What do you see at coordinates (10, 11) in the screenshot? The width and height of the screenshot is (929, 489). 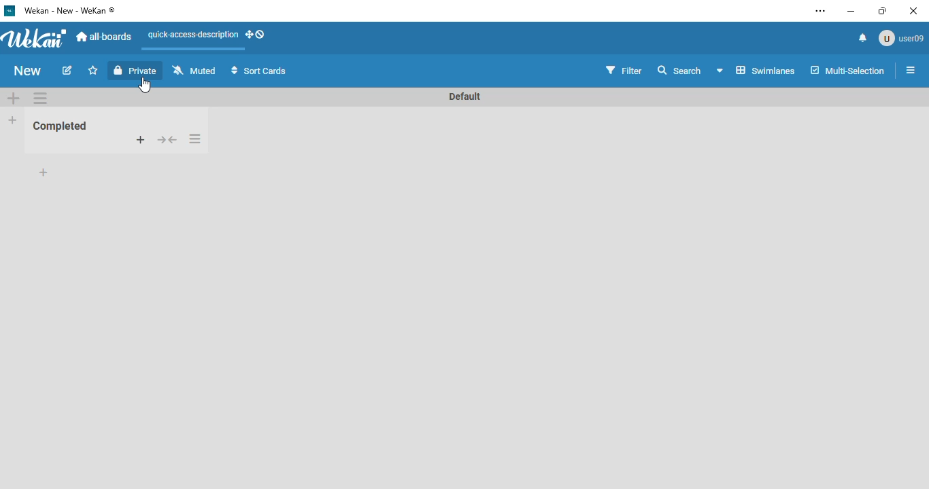 I see `wekan logo` at bounding box center [10, 11].